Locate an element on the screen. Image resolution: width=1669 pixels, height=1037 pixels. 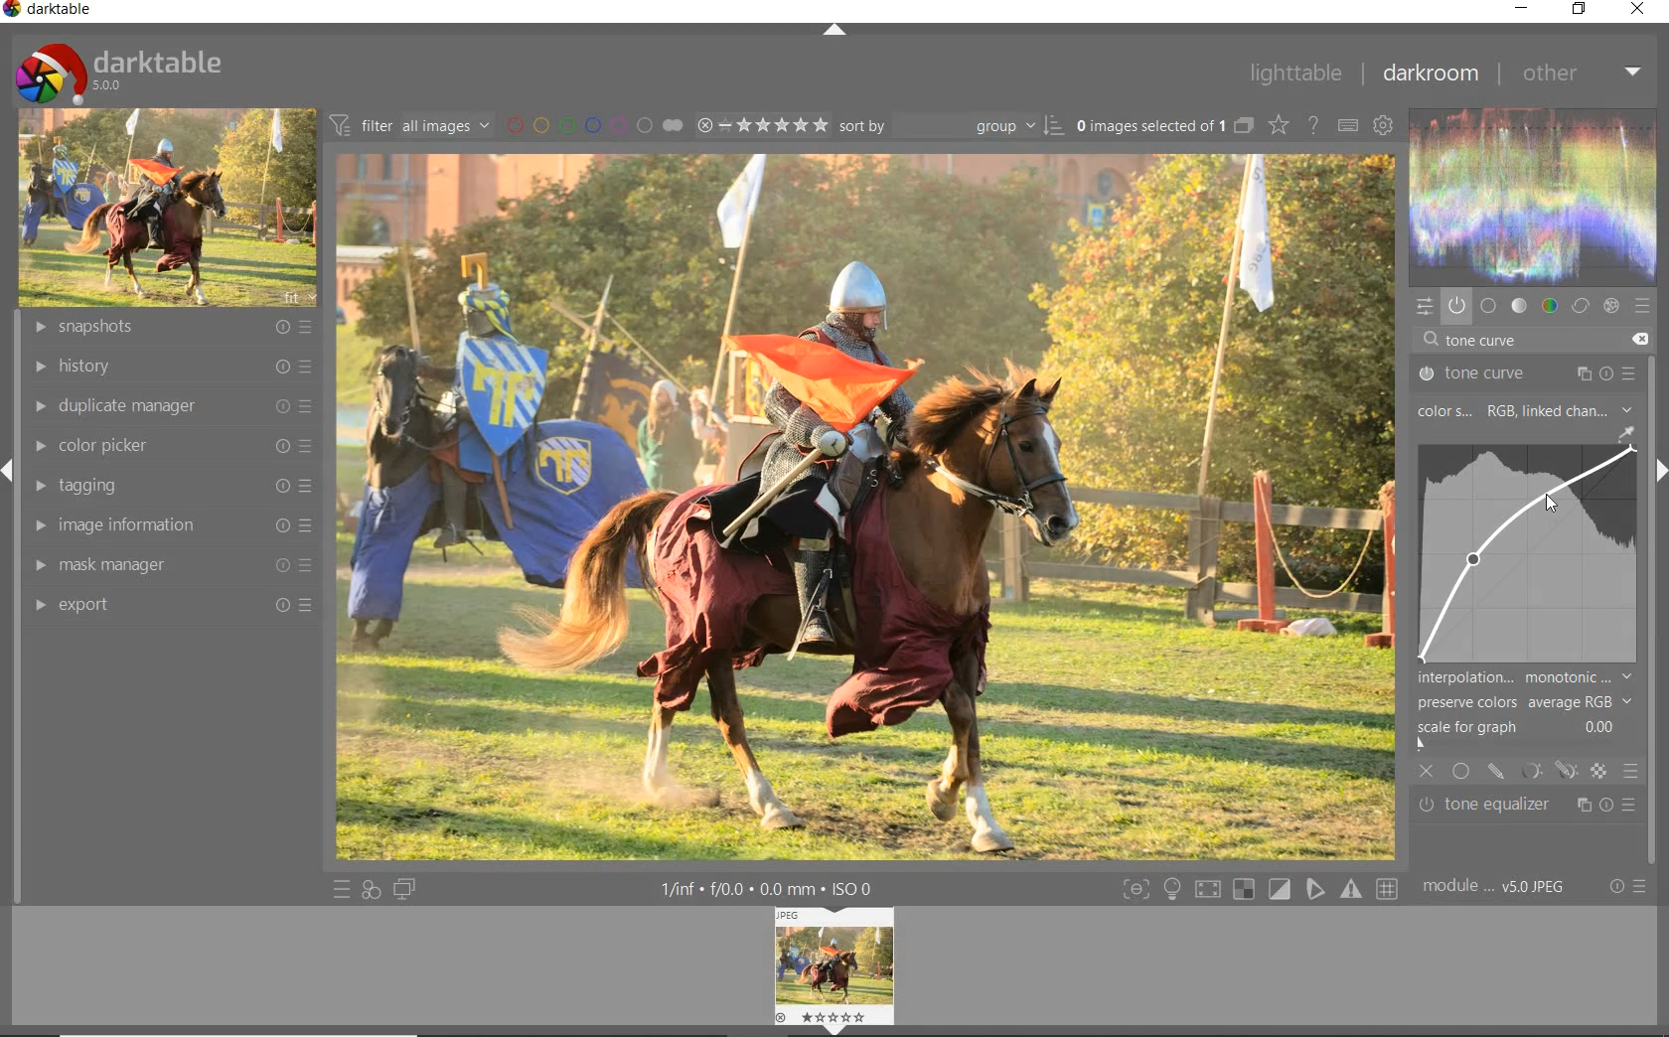
lighttable is located at coordinates (1294, 74).